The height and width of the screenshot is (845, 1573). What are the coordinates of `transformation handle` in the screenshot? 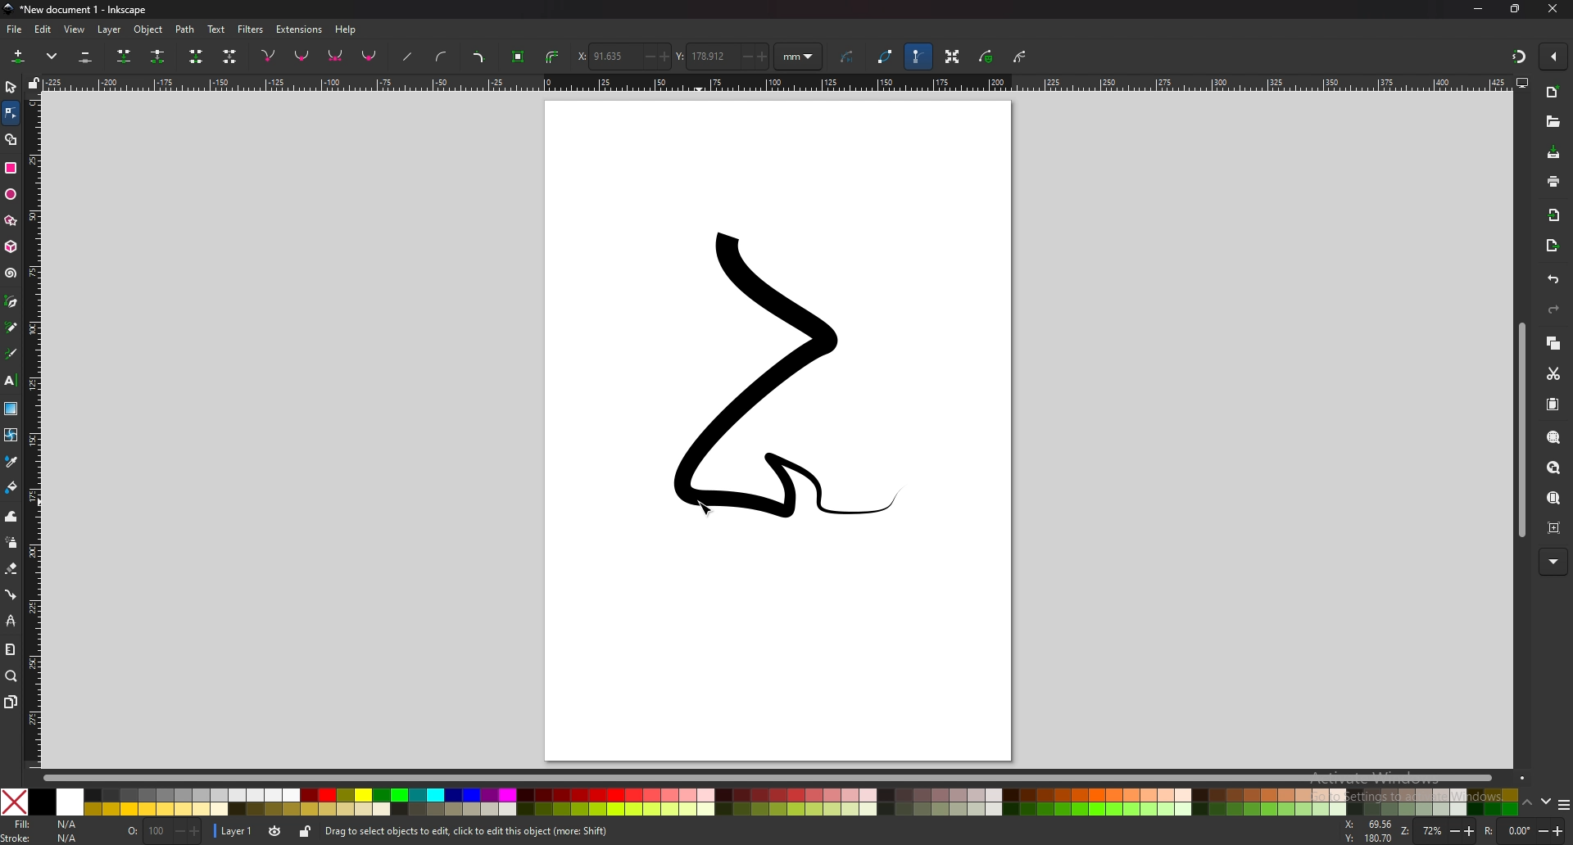 It's located at (951, 58).